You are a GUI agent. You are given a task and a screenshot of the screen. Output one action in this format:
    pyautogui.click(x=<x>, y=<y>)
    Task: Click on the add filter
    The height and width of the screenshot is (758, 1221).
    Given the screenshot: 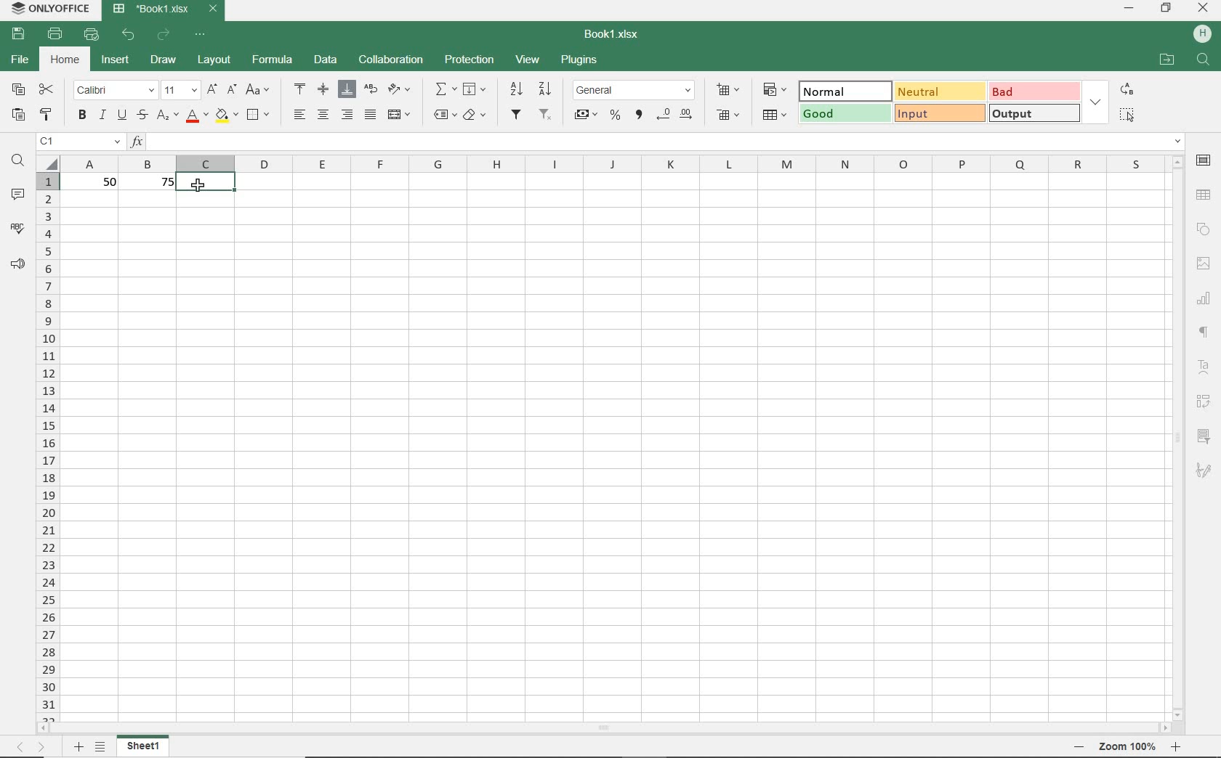 What is the action you would take?
    pyautogui.click(x=517, y=116)
    